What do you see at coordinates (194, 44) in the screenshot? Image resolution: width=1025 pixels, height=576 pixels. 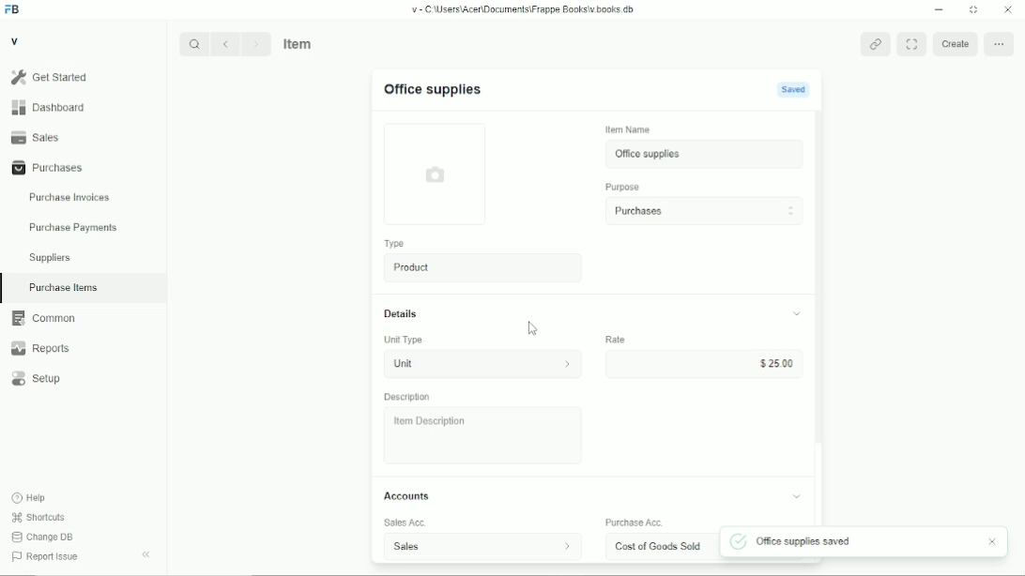 I see `Search` at bounding box center [194, 44].